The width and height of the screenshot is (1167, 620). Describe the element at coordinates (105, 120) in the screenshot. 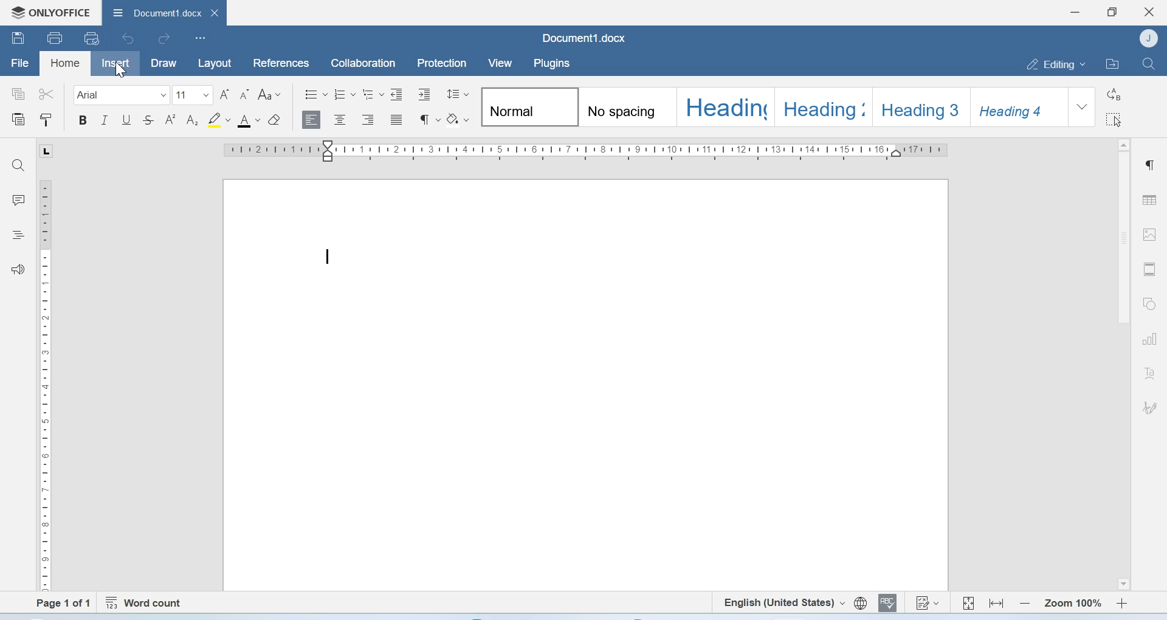

I see `Itallic` at that location.